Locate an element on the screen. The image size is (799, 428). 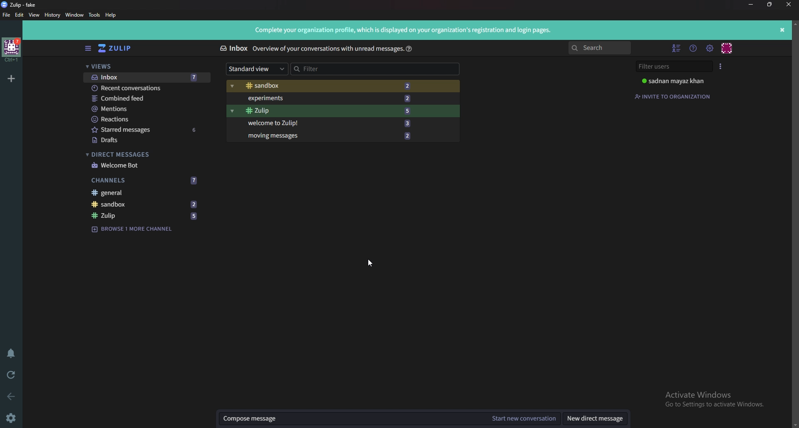
Reload is located at coordinates (14, 374).